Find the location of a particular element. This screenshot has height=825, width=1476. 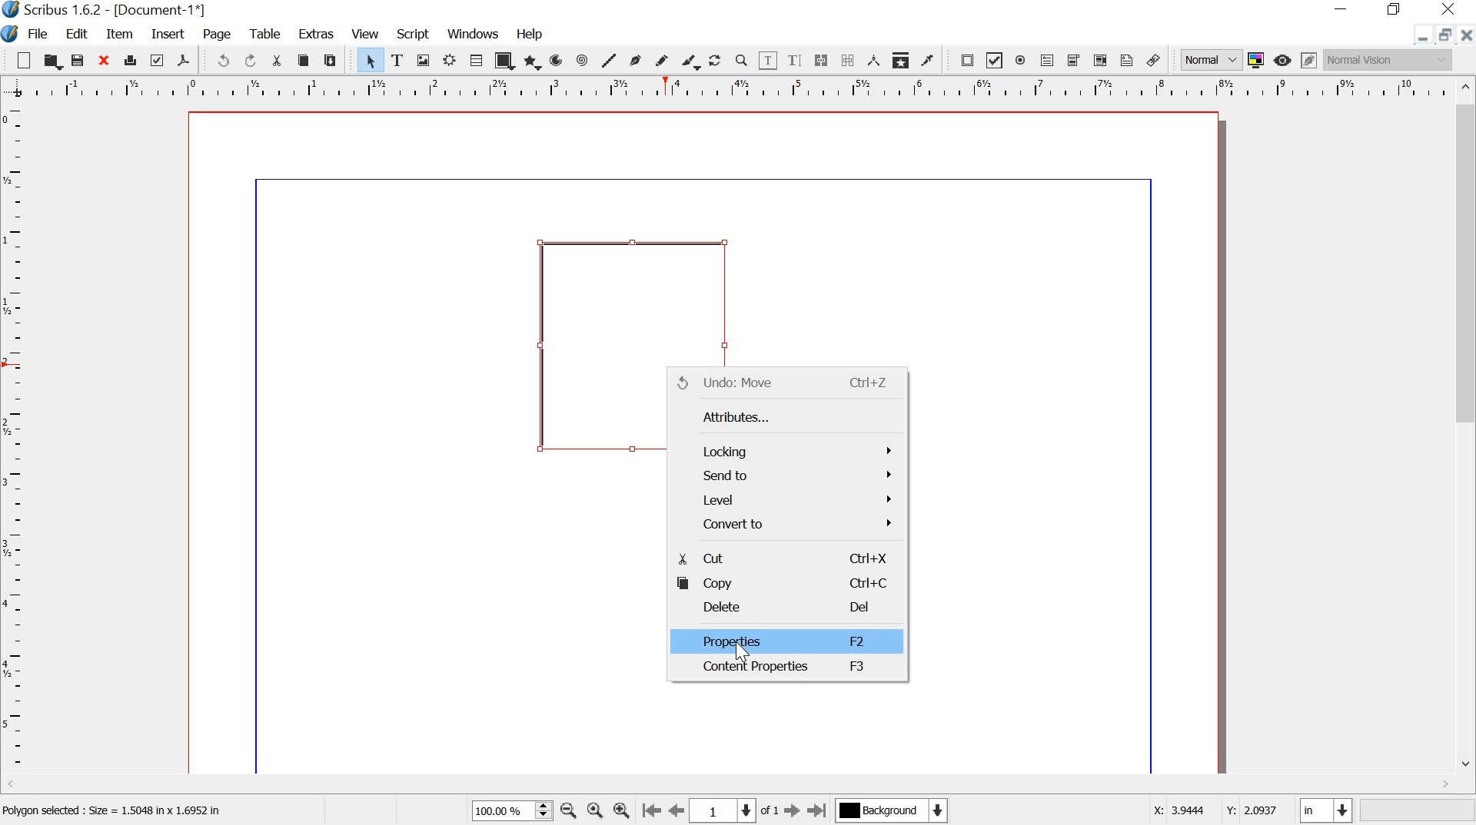

edit is located at coordinates (77, 34).